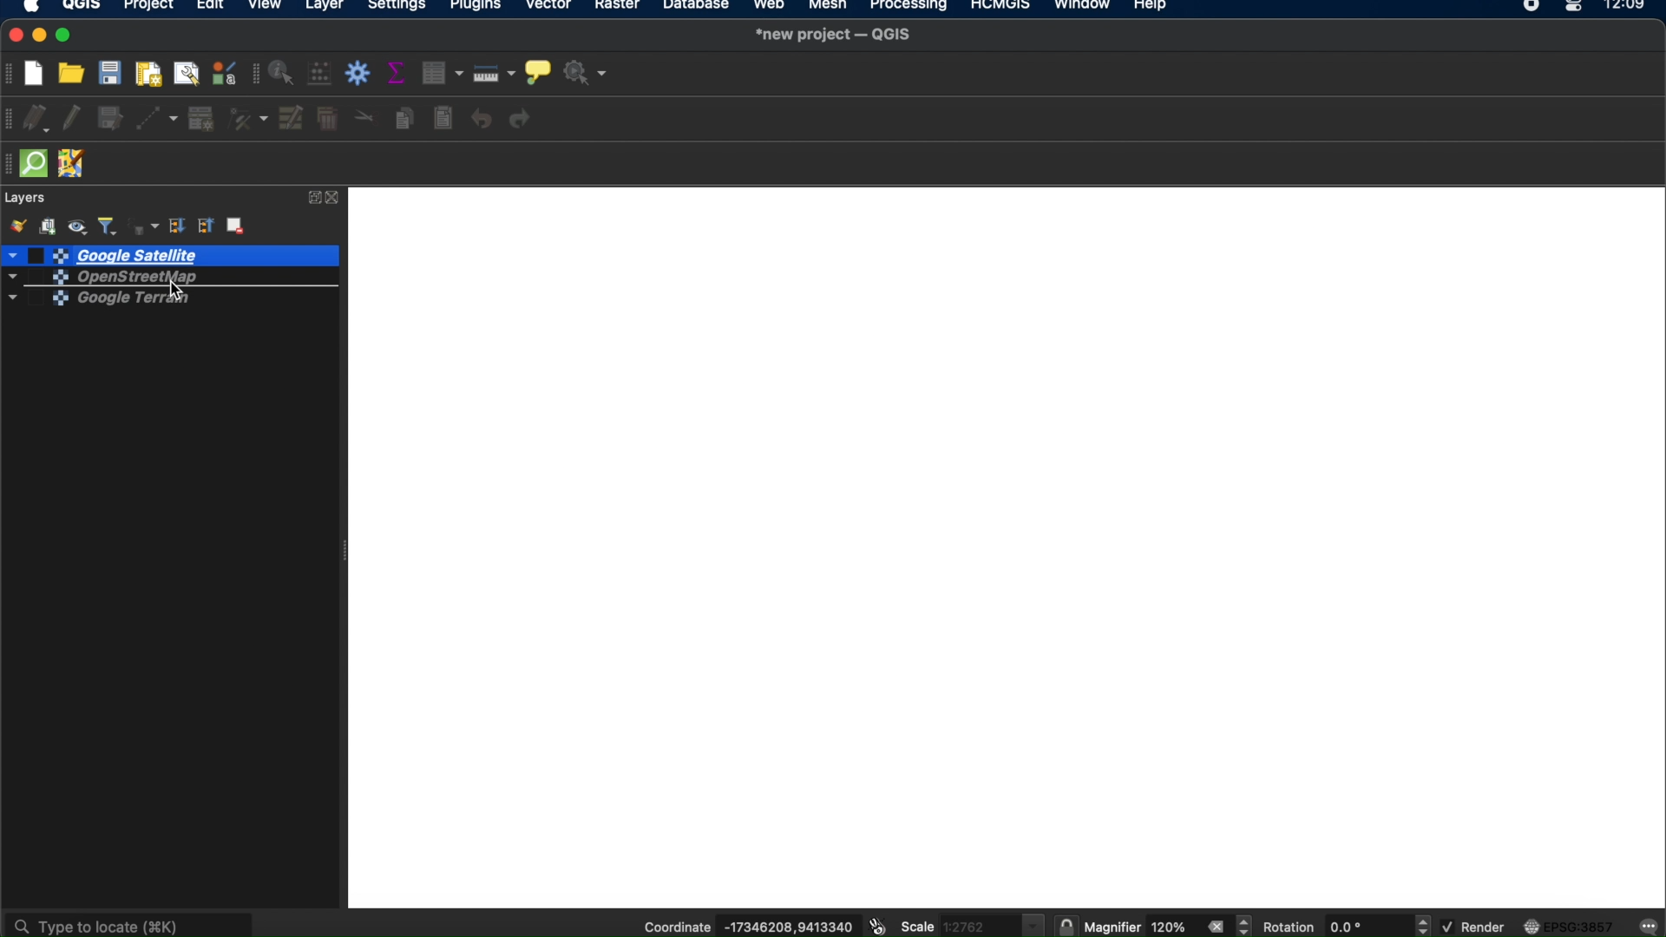 This screenshot has height=937, width=1666. Describe the element at coordinates (169, 255) in the screenshot. I see `google satellite` at that location.